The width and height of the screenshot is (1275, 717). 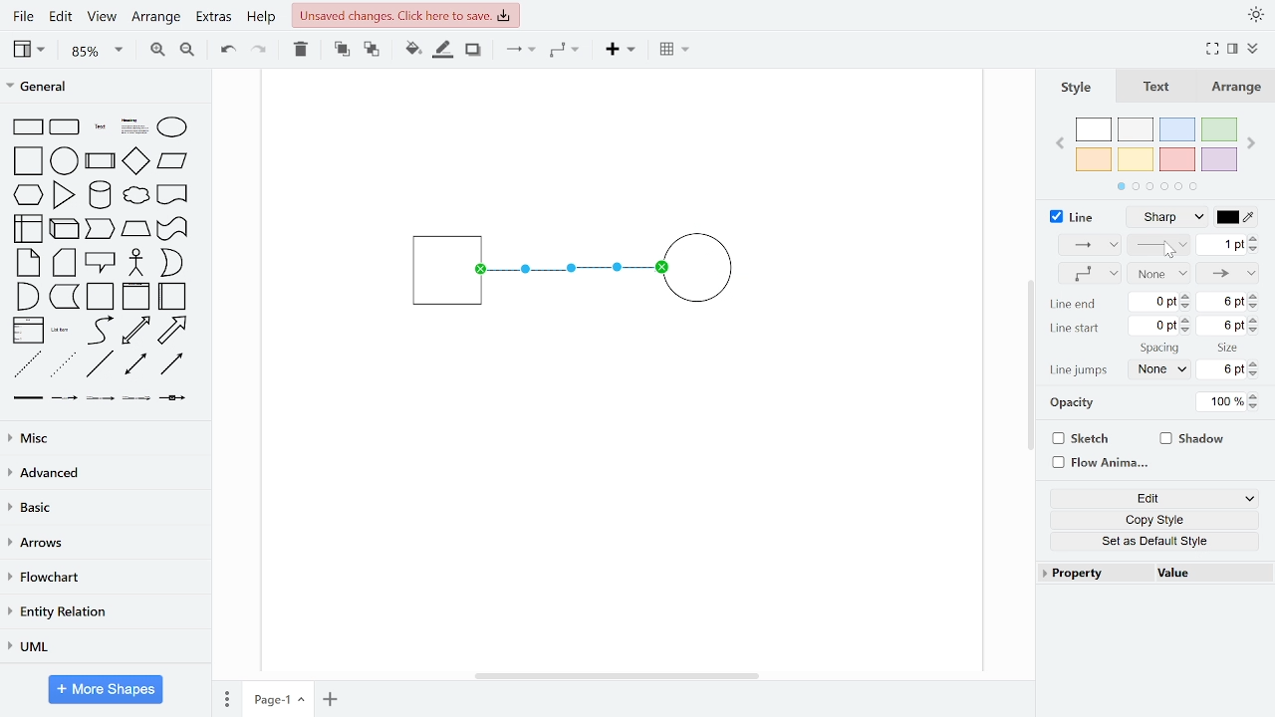 What do you see at coordinates (155, 48) in the screenshot?
I see `zoom in` at bounding box center [155, 48].